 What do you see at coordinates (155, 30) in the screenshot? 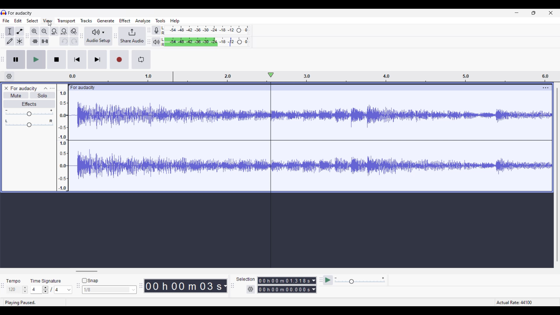
I see `Record meter` at bounding box center [155, 30].